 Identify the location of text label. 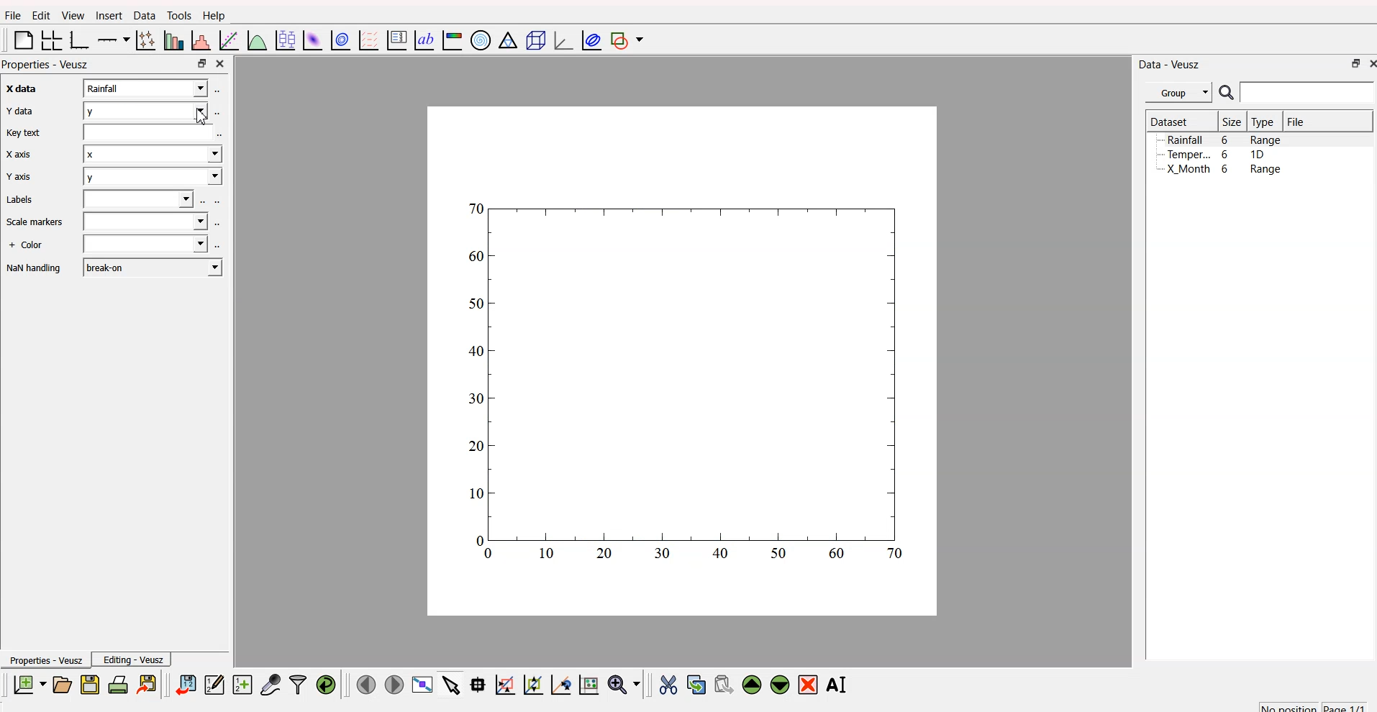
(422, 41).